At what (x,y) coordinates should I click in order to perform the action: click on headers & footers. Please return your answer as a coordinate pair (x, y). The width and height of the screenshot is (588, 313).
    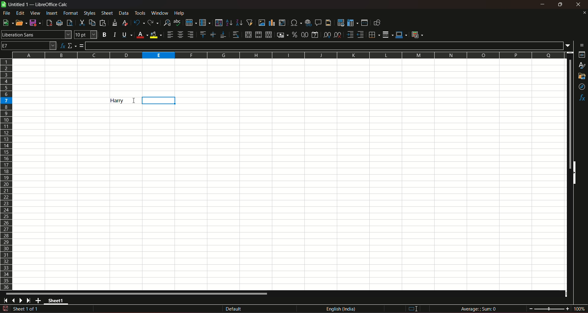
    Looking at the image, I should click on (328, 22).